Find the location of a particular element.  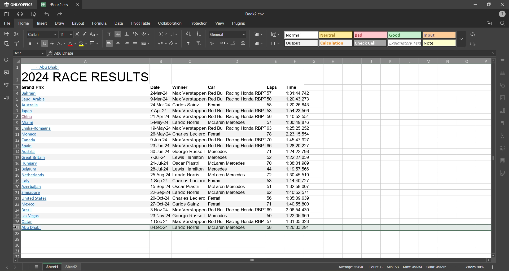

zoom in is located at coordinates (493, 267).